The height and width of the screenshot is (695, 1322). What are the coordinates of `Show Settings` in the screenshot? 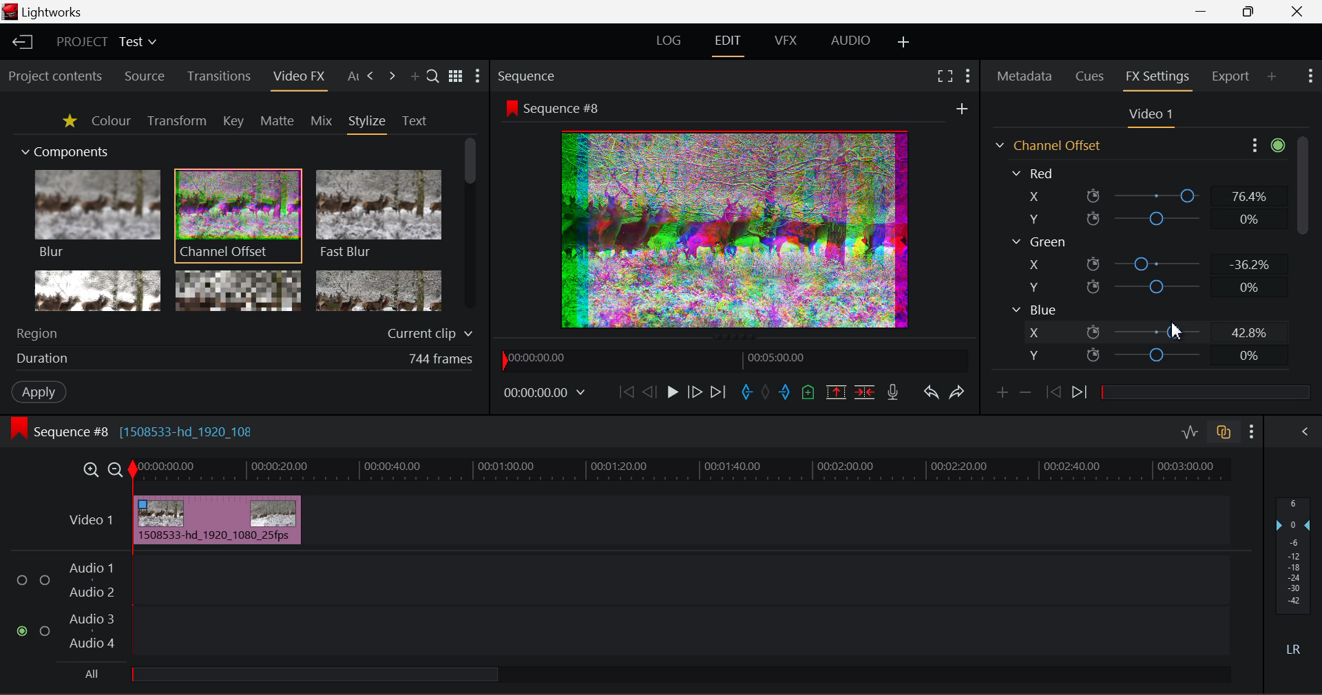 It's located at (479, 76).